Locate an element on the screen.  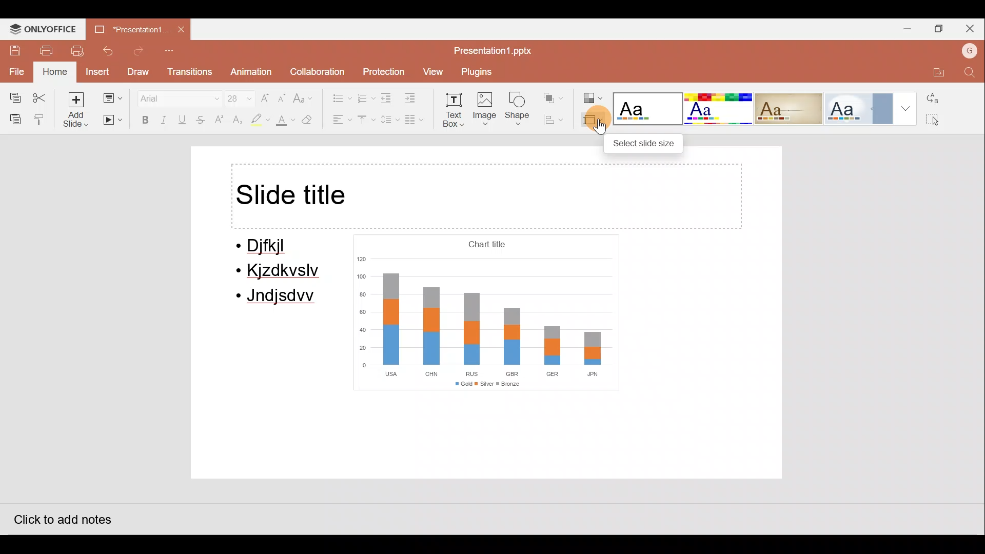
Shape is located at coordinates (520, 111).